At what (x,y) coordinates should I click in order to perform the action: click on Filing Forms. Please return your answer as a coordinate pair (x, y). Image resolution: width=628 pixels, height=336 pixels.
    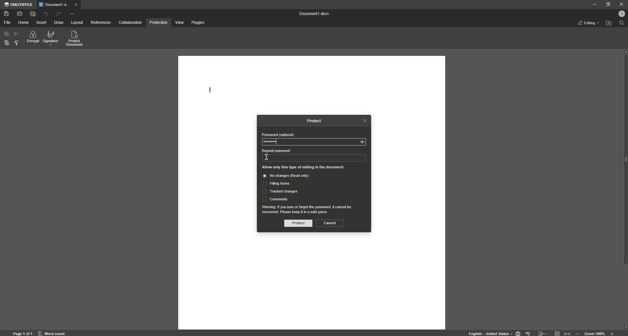
    Looking at the image, I should click on (278, 184).